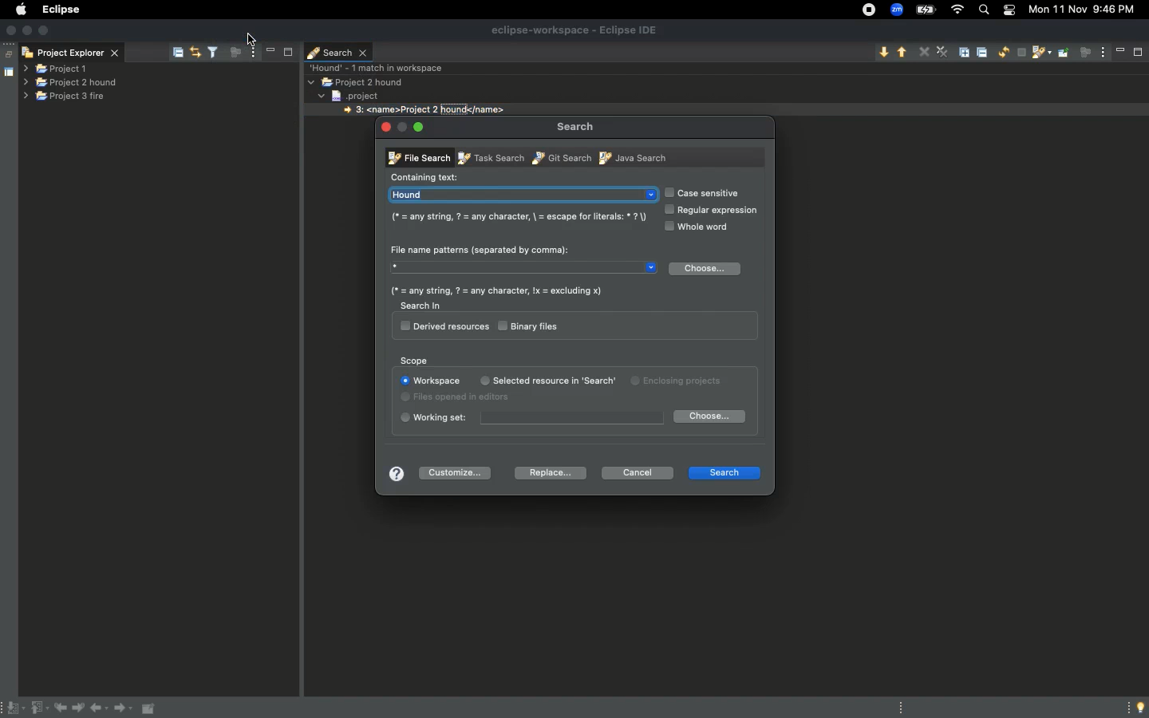  Describe the element at coordinates (1136, 708) in the screenshot. I see `Tip of the day` at that location.